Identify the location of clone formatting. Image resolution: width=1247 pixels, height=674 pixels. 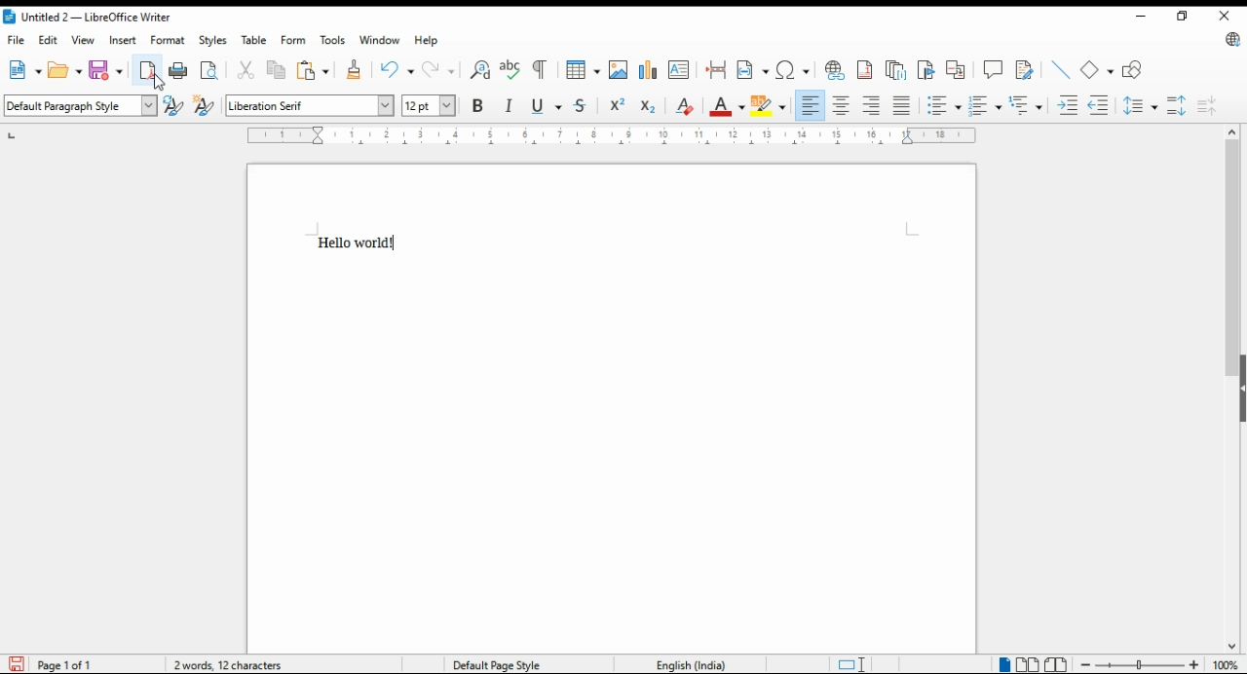
(356, 70).